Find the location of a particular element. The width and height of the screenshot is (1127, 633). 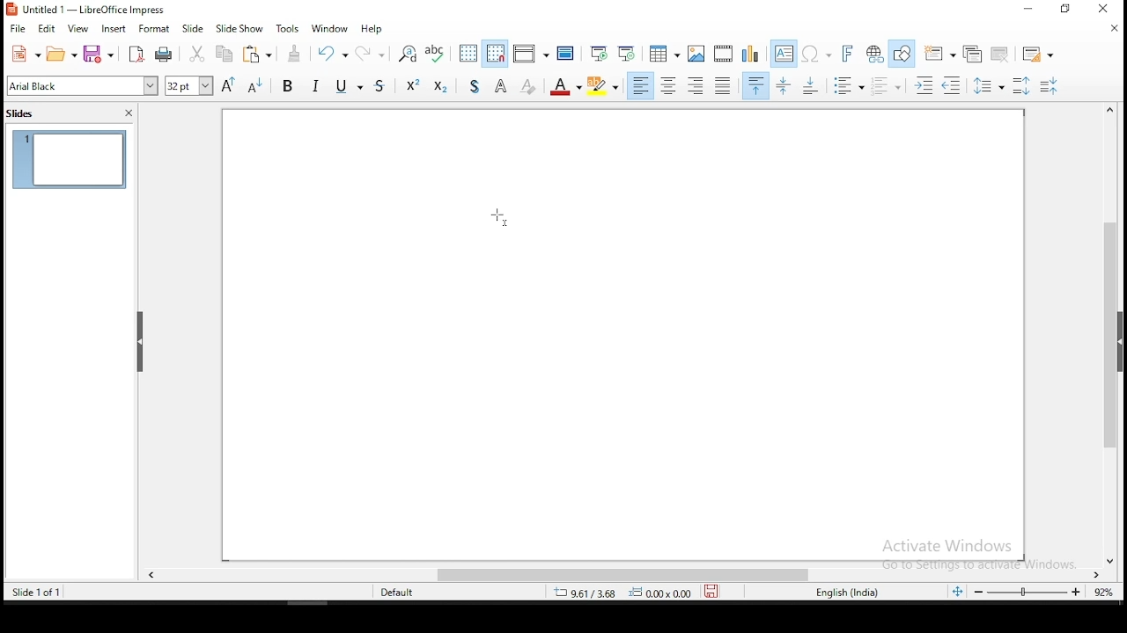

export as pdf is located at coordinates (136, 55).